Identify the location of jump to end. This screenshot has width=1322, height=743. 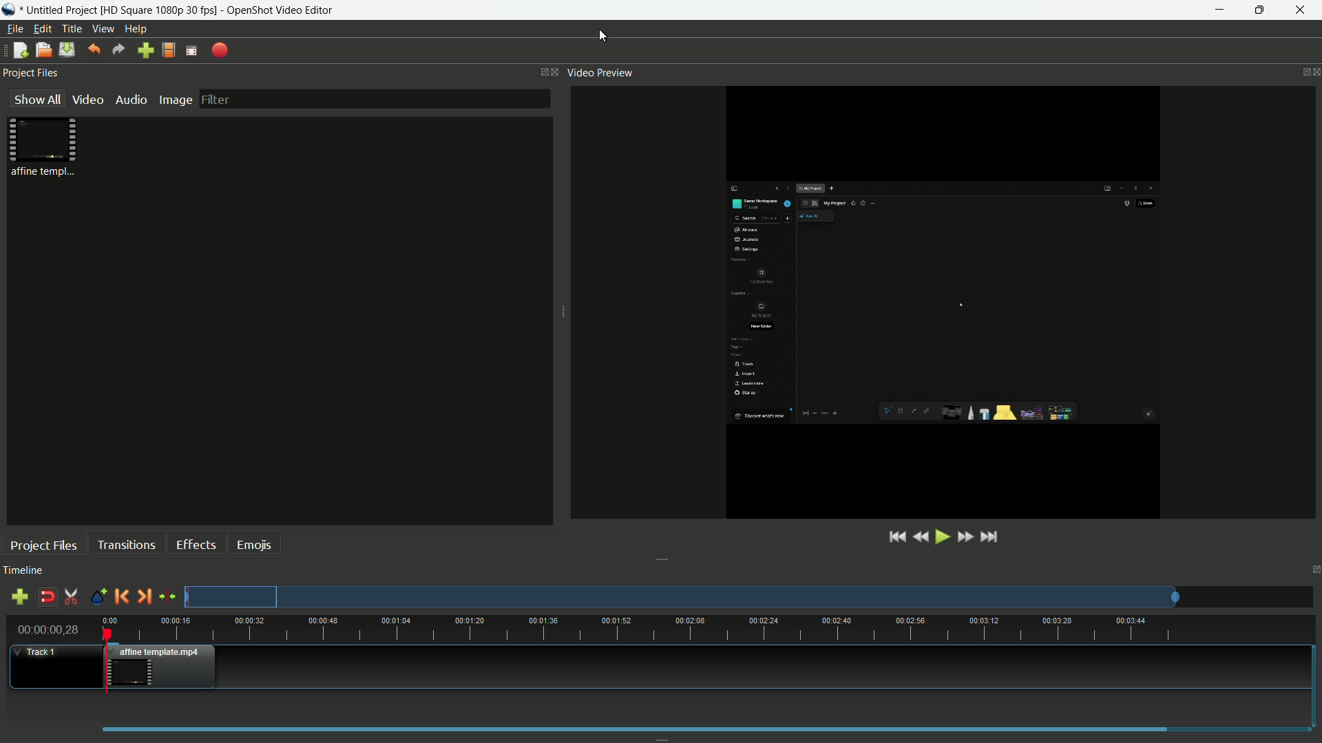
(991, 537).